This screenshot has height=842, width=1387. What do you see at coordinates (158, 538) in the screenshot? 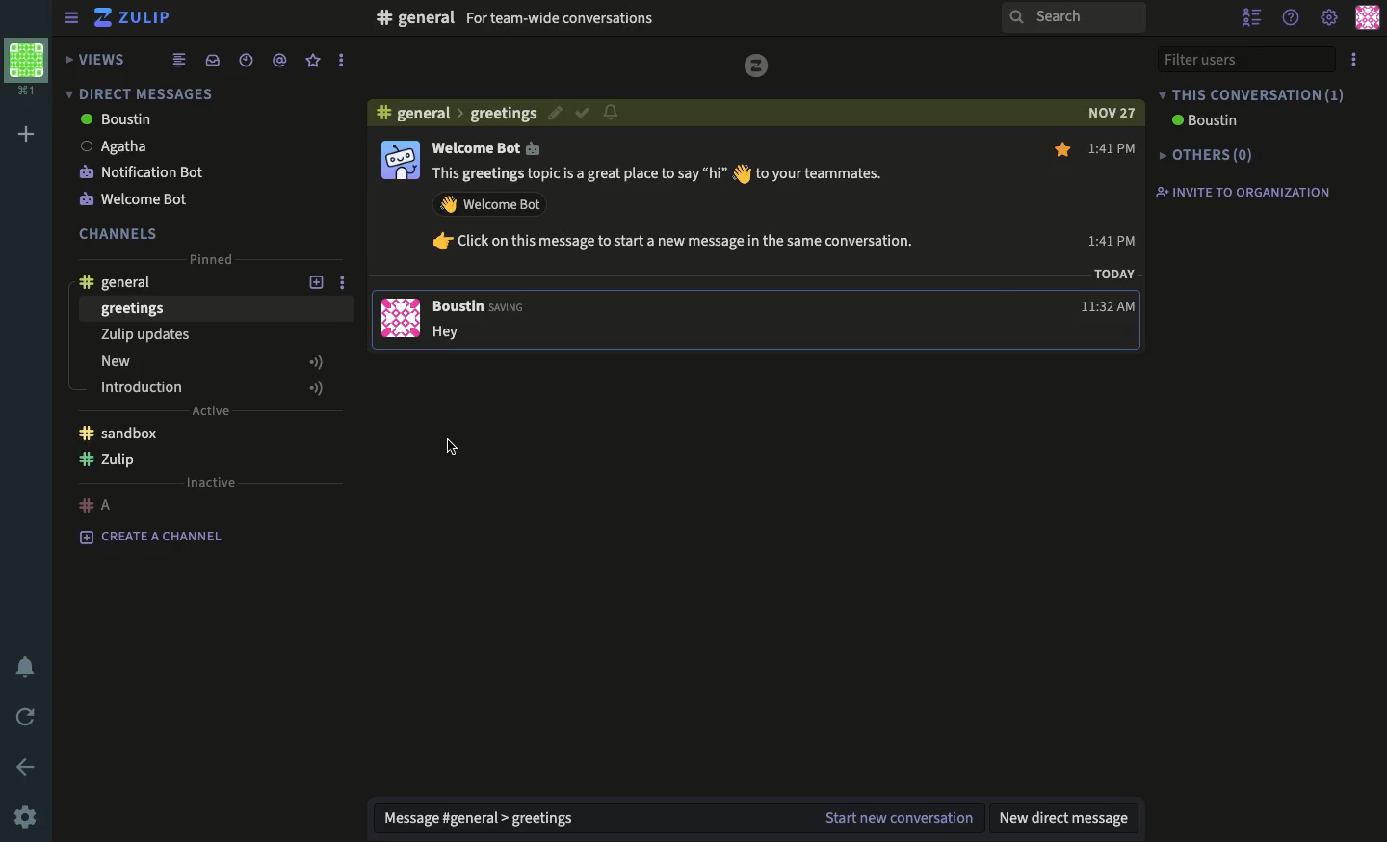
I see `create a channel` at bounding box center [158, 538].